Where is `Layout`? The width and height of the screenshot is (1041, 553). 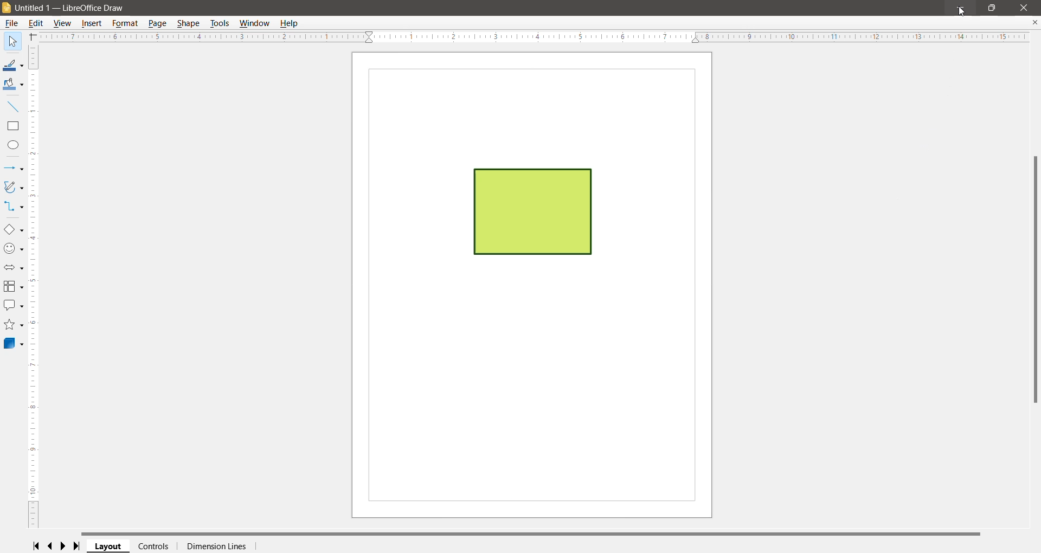 Layout is located at coordinates (109, 546).